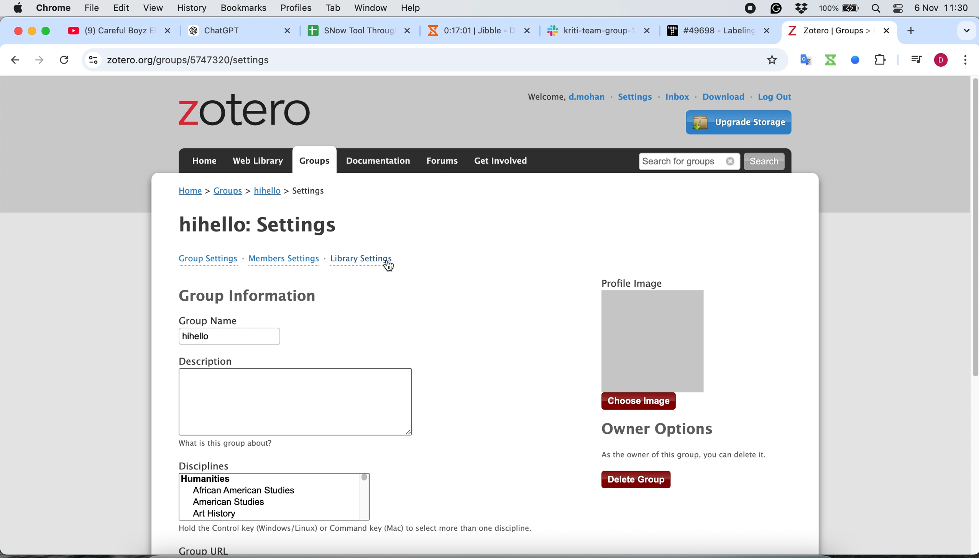 Image resolution: width=979 pixels, height=558 pixels. What do you see at coordinates (285, 258) in the screenshot?
I see `group settings` at bounding box center [285, 258].